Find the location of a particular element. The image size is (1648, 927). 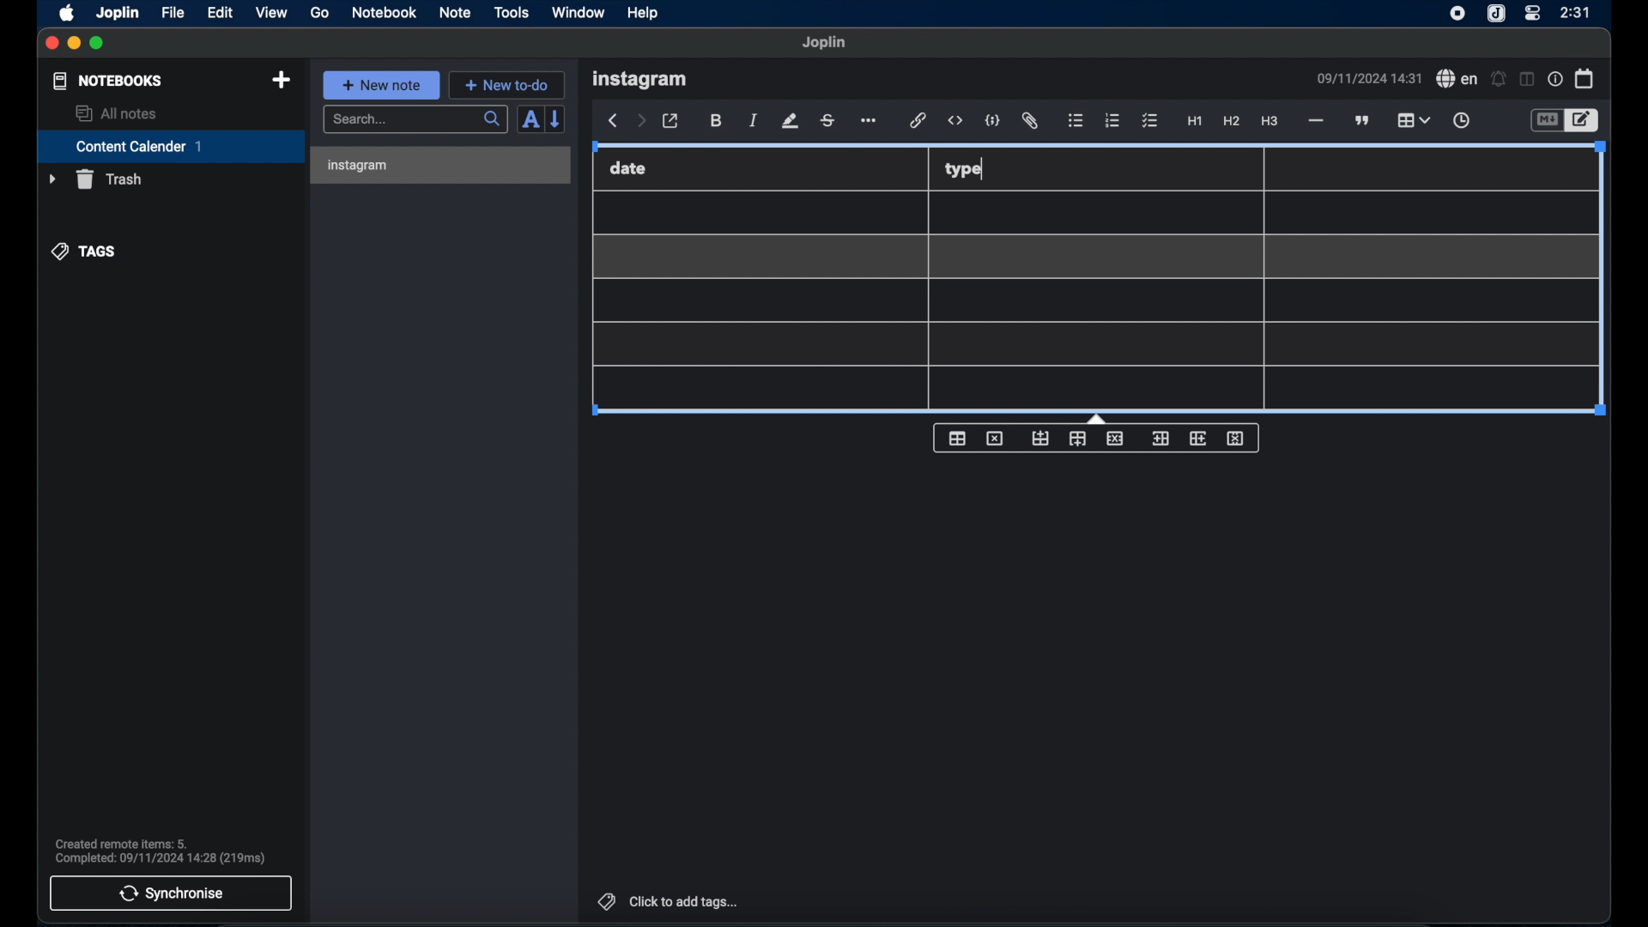

note properties is located at coordinates (1555, 78).